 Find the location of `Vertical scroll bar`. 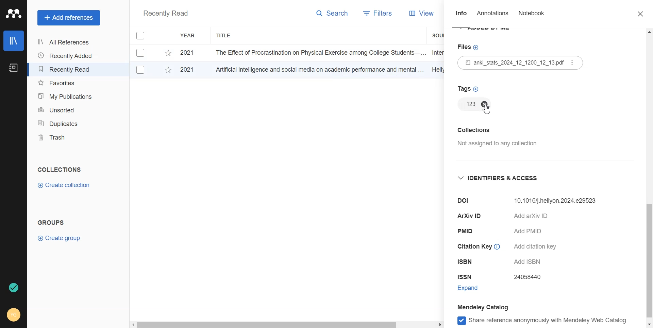

Vertical scroll bar is located at coordinates (649, 178).